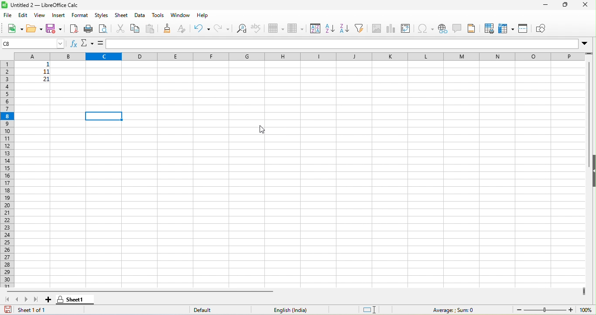 The height and width of the screenshot is (315, 596). I want to click on select function, so click(88, 43).